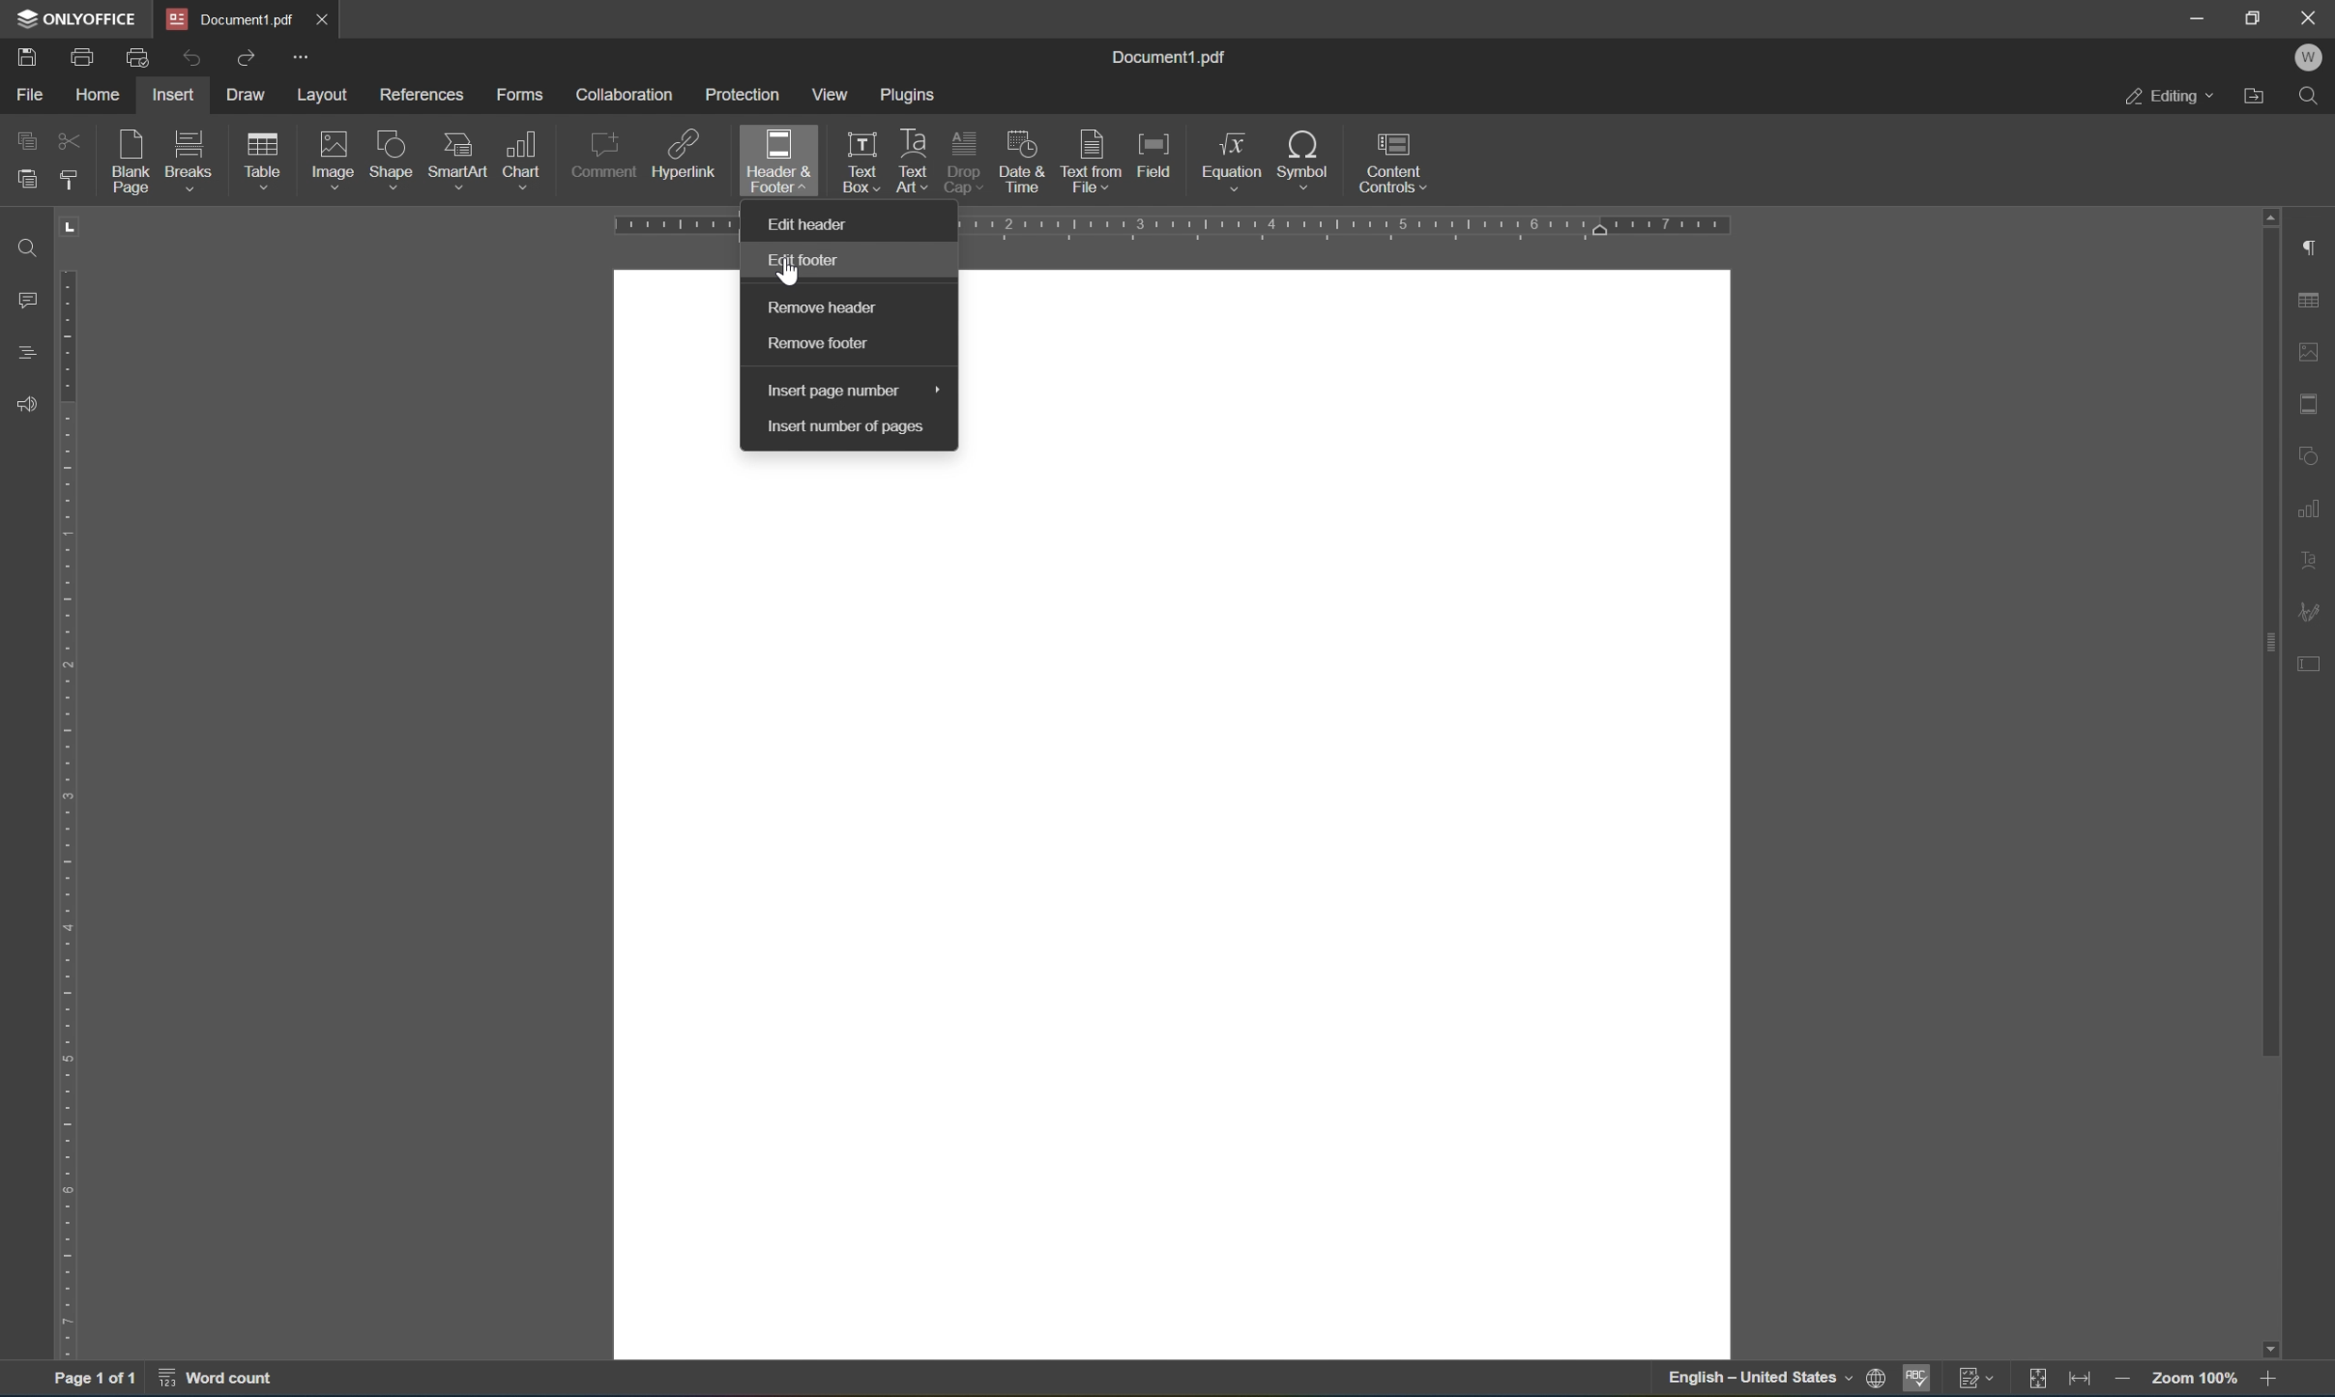 The height and width of the screenshot is (1397, 2335). I want to click on page 1 of 1, so click(98, 1374).